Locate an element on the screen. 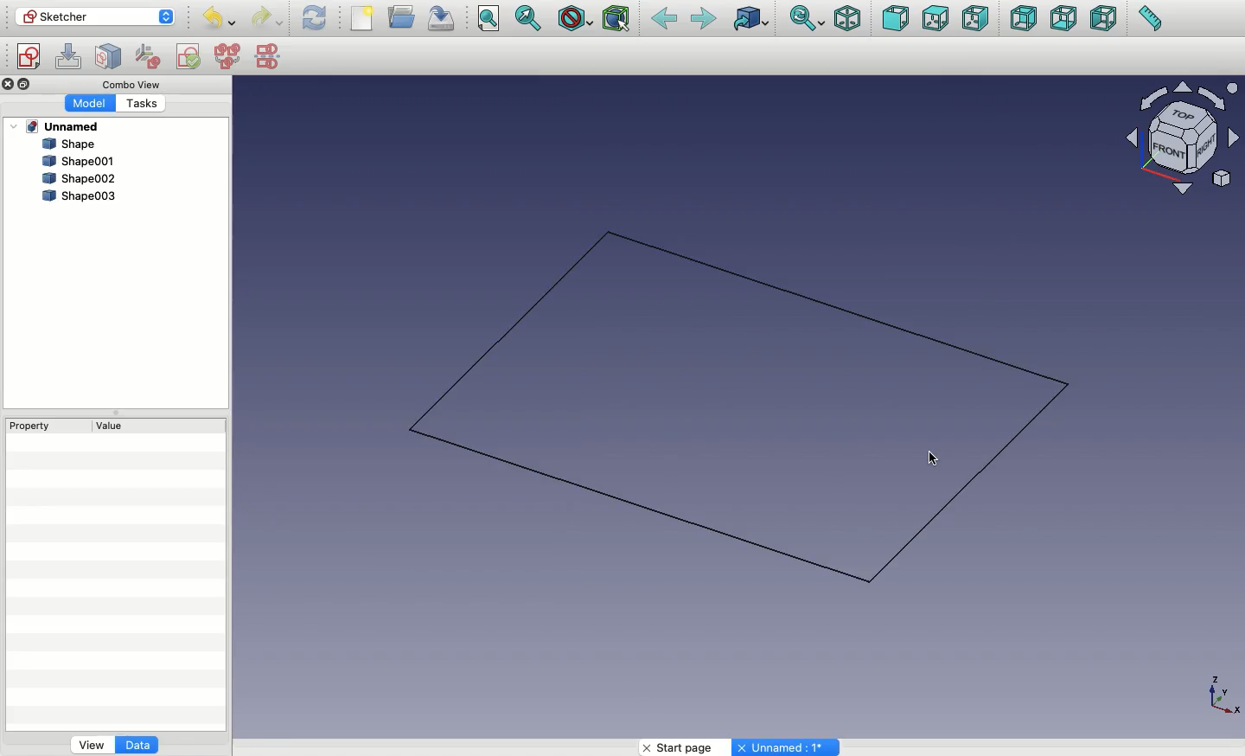 This screenshot has width=1245, height=756. Shape001 is located at coordinates (77, 161).